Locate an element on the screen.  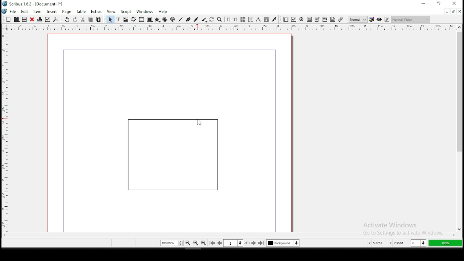
scrollbar is located at coordinates (293, 133).